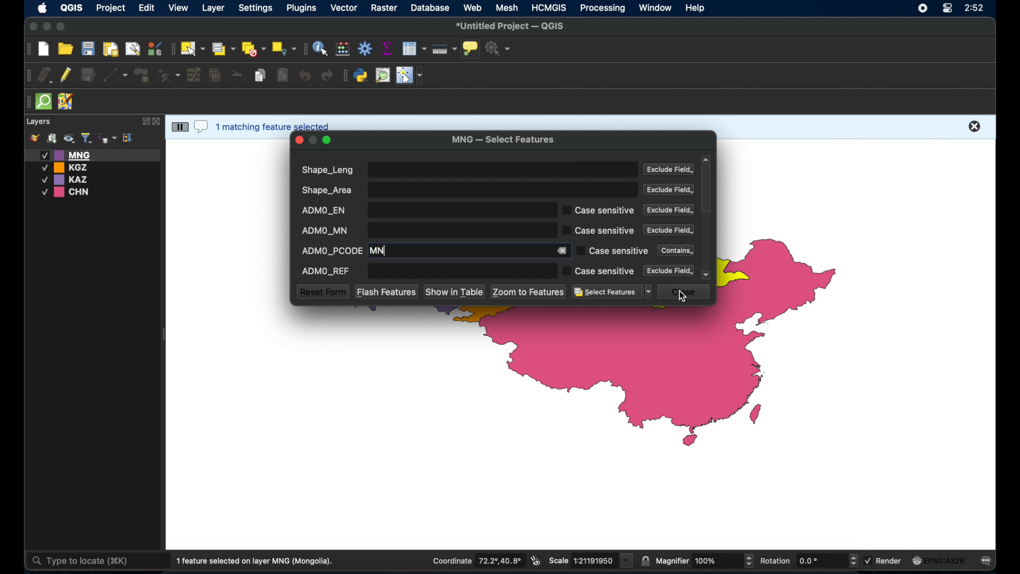 This screenshot has height=574, width=1020. Describe the element at coordinates (86, 138) in the screenshot. I see `filter legend` at that location.